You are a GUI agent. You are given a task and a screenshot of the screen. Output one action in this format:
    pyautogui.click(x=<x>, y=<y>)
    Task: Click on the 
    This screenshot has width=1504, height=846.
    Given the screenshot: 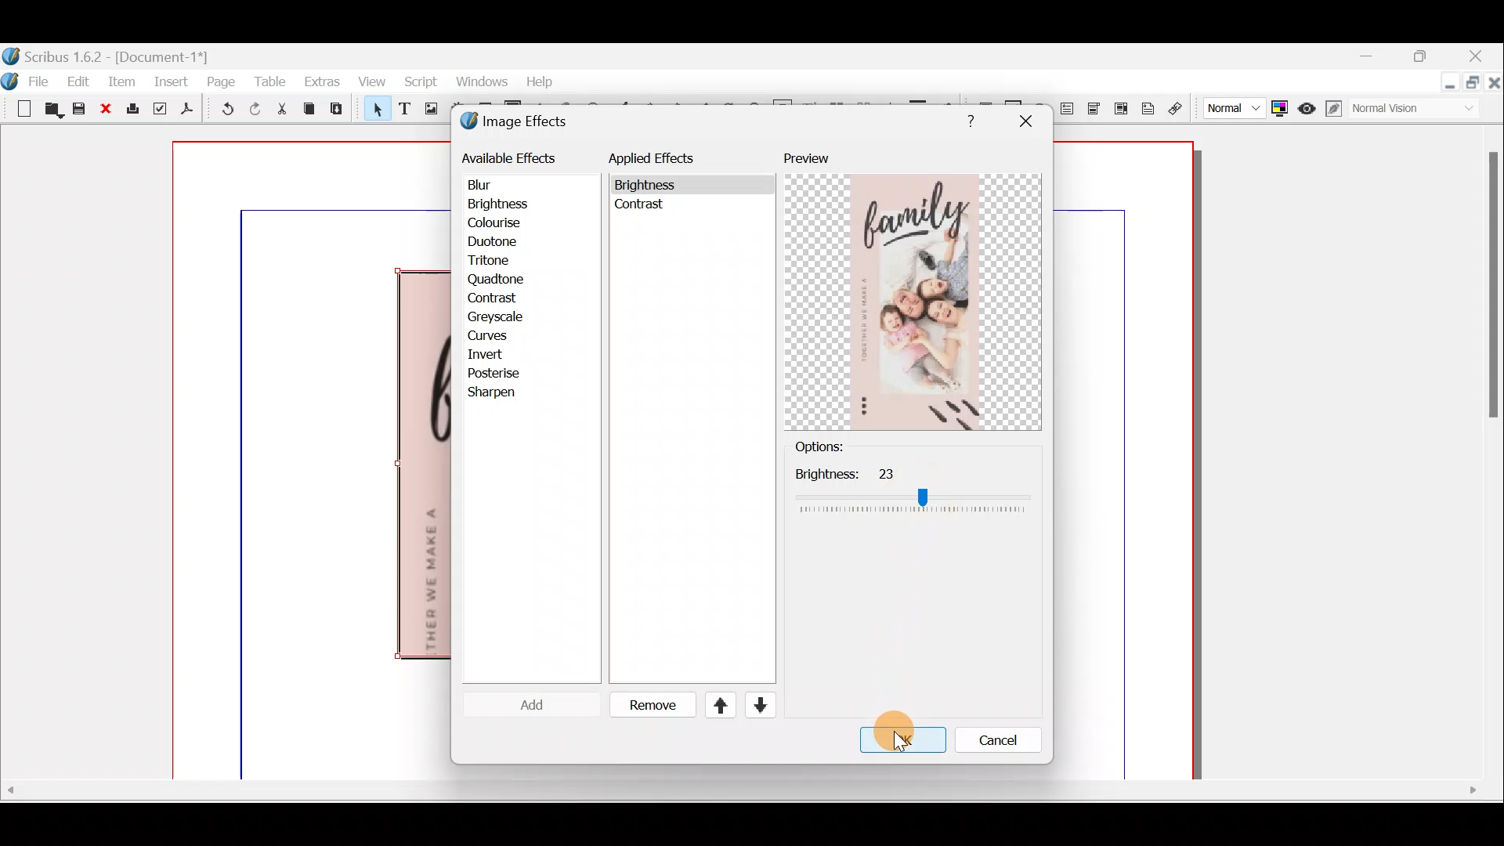 What is the action you would take?
    pyautogui.click(x=1490, y=292)
    